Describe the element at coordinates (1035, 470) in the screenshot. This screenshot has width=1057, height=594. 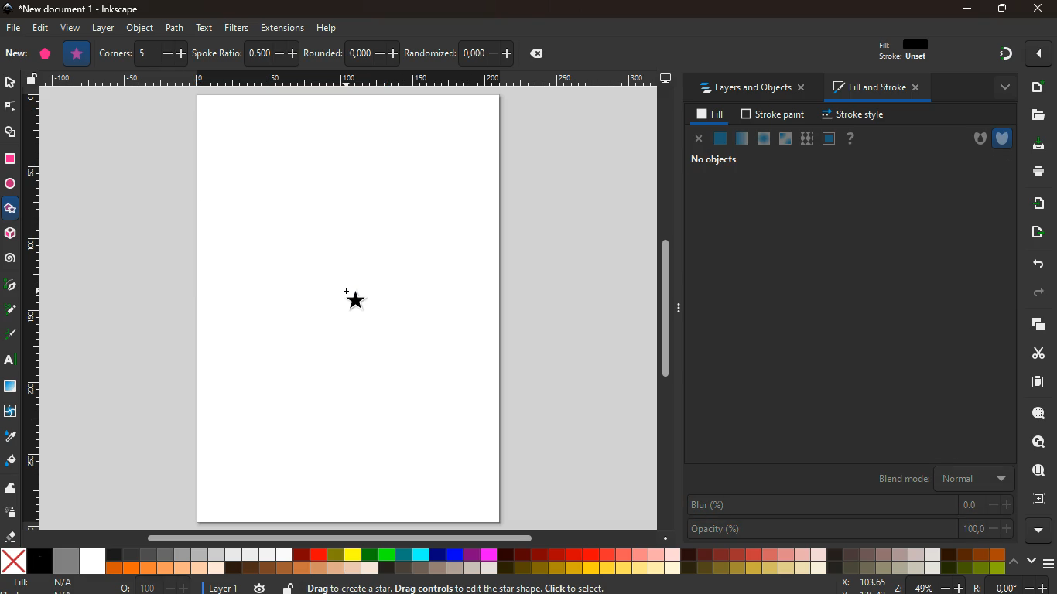
I see `find` at that location.